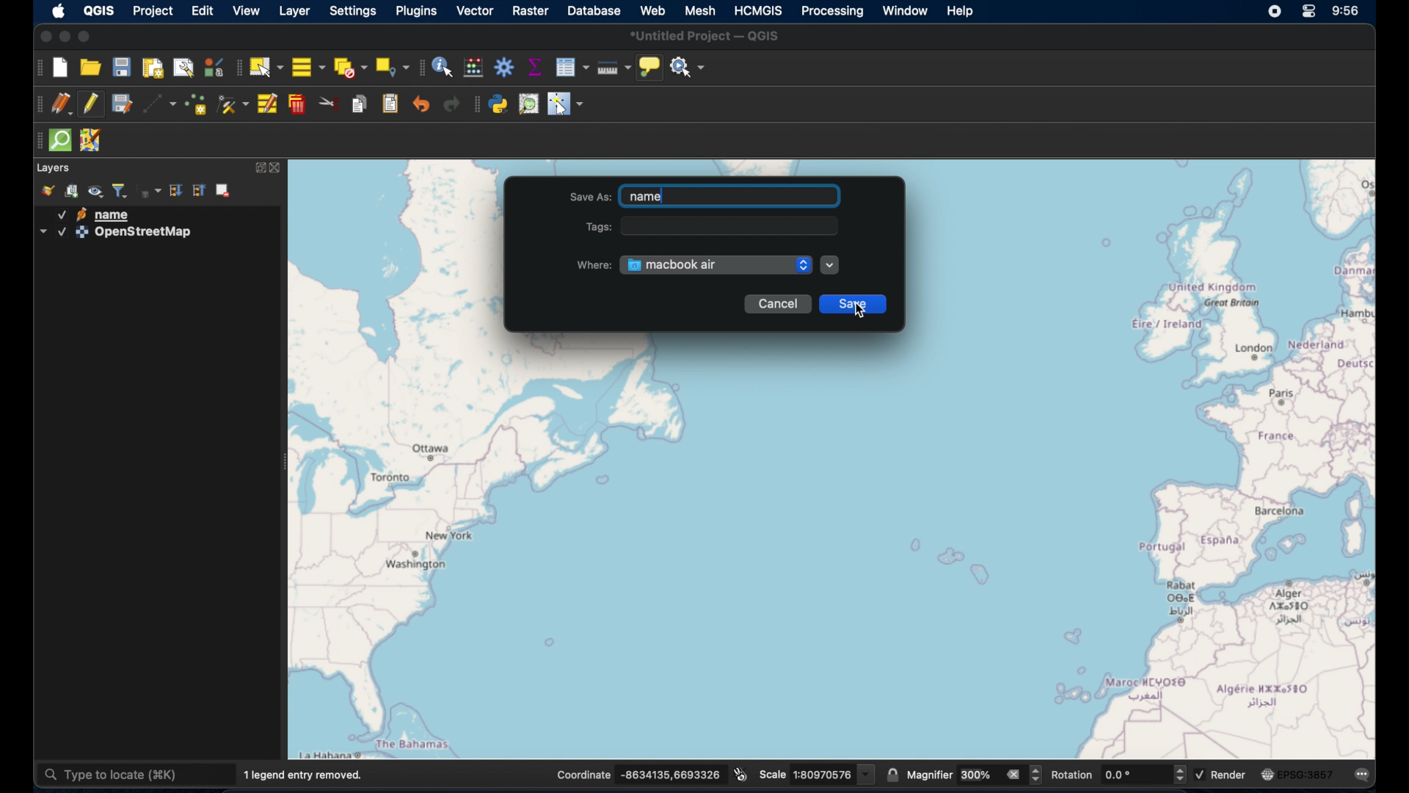  What do you see at coordinates (160, 106) in the screenshot?
I see `digitize with segment` at bounding box center [160, 106].